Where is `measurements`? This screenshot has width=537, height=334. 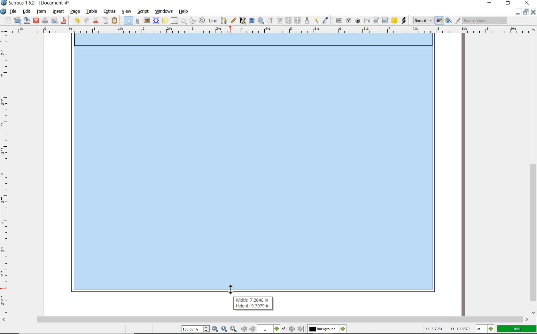
measurements is located at coordinates (307, 21).